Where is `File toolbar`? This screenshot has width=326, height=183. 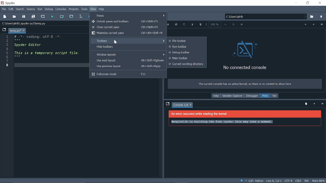 File toolbar is located at coordinates (186, 41).